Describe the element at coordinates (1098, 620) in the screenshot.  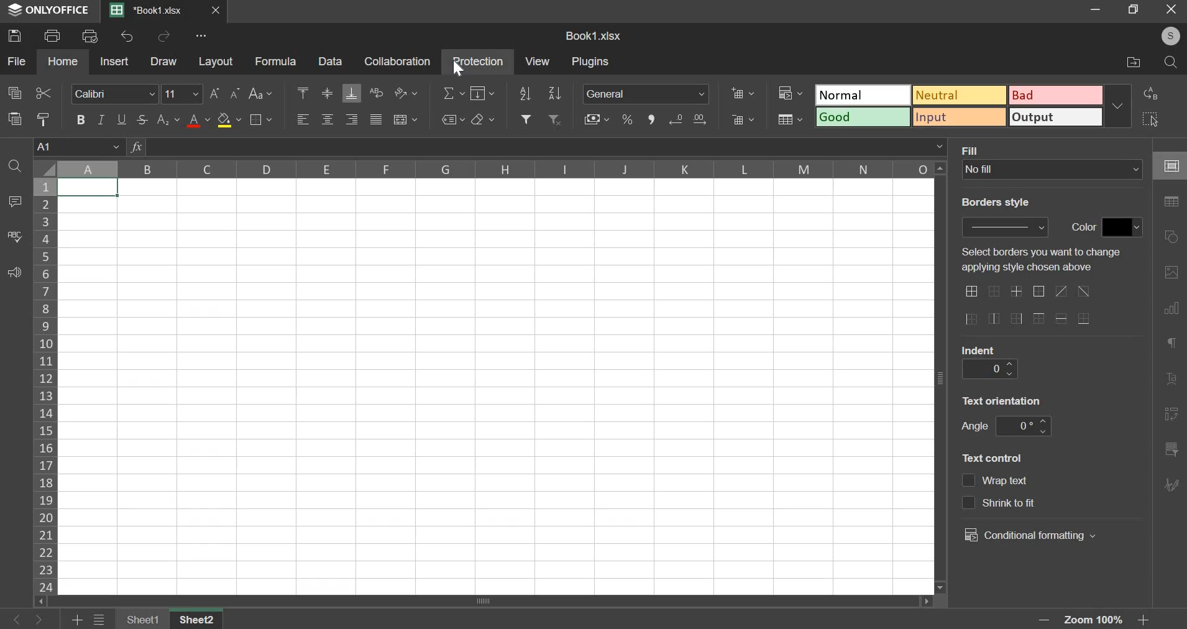
I see `Zoom 100%` at that location.